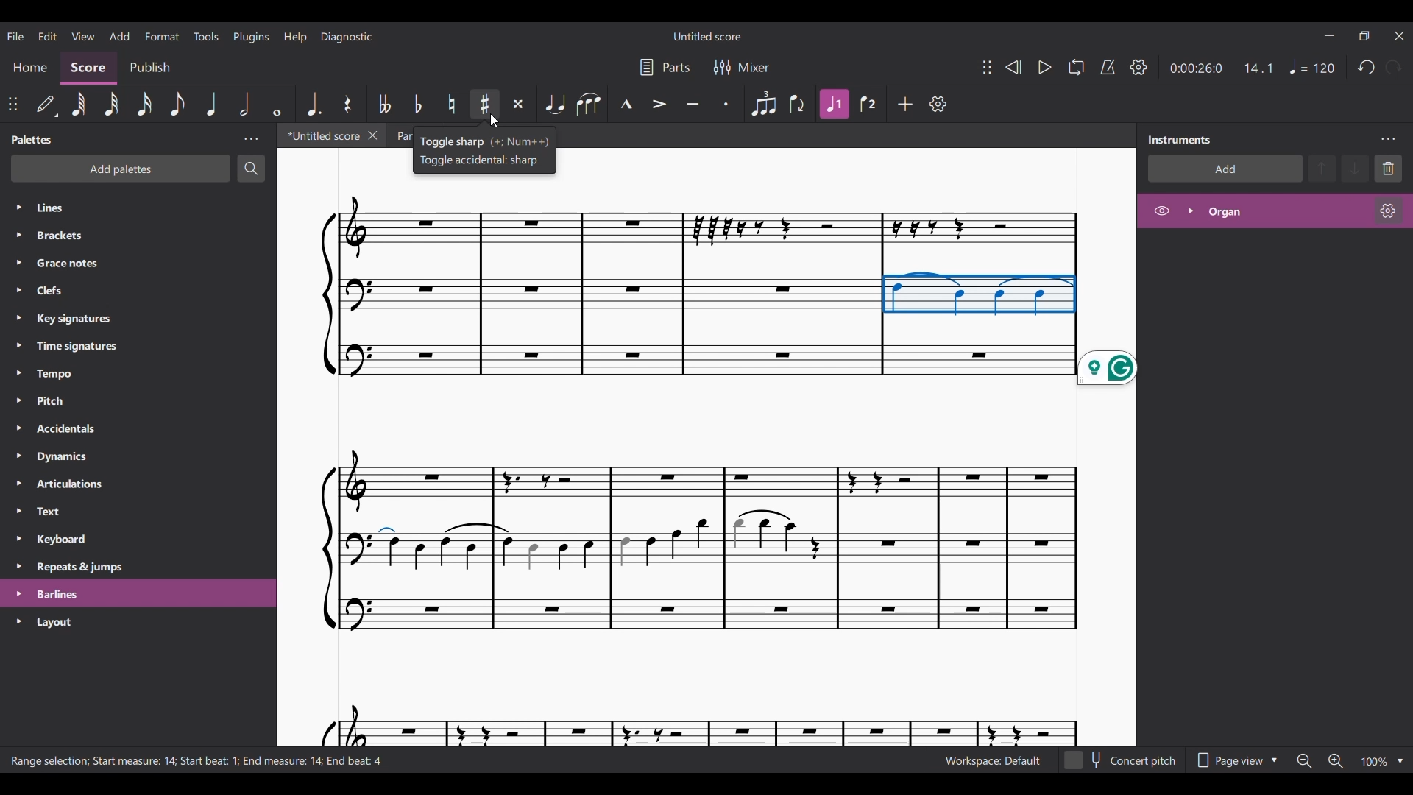  I want to click on File menu, so click(15, 35).